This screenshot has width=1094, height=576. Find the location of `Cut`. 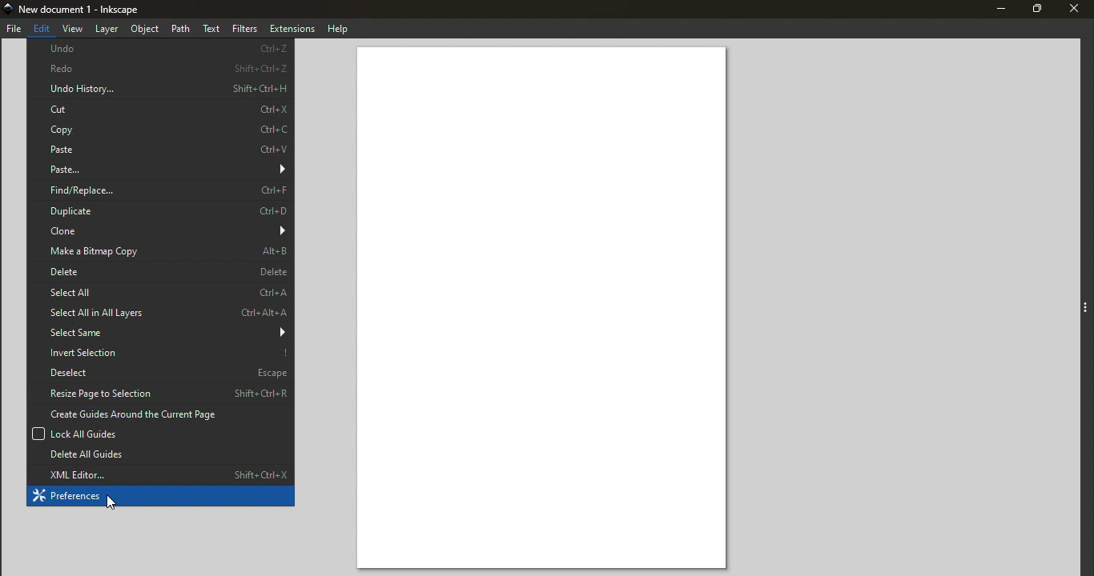

Cut is located at coordinates (160, 108).